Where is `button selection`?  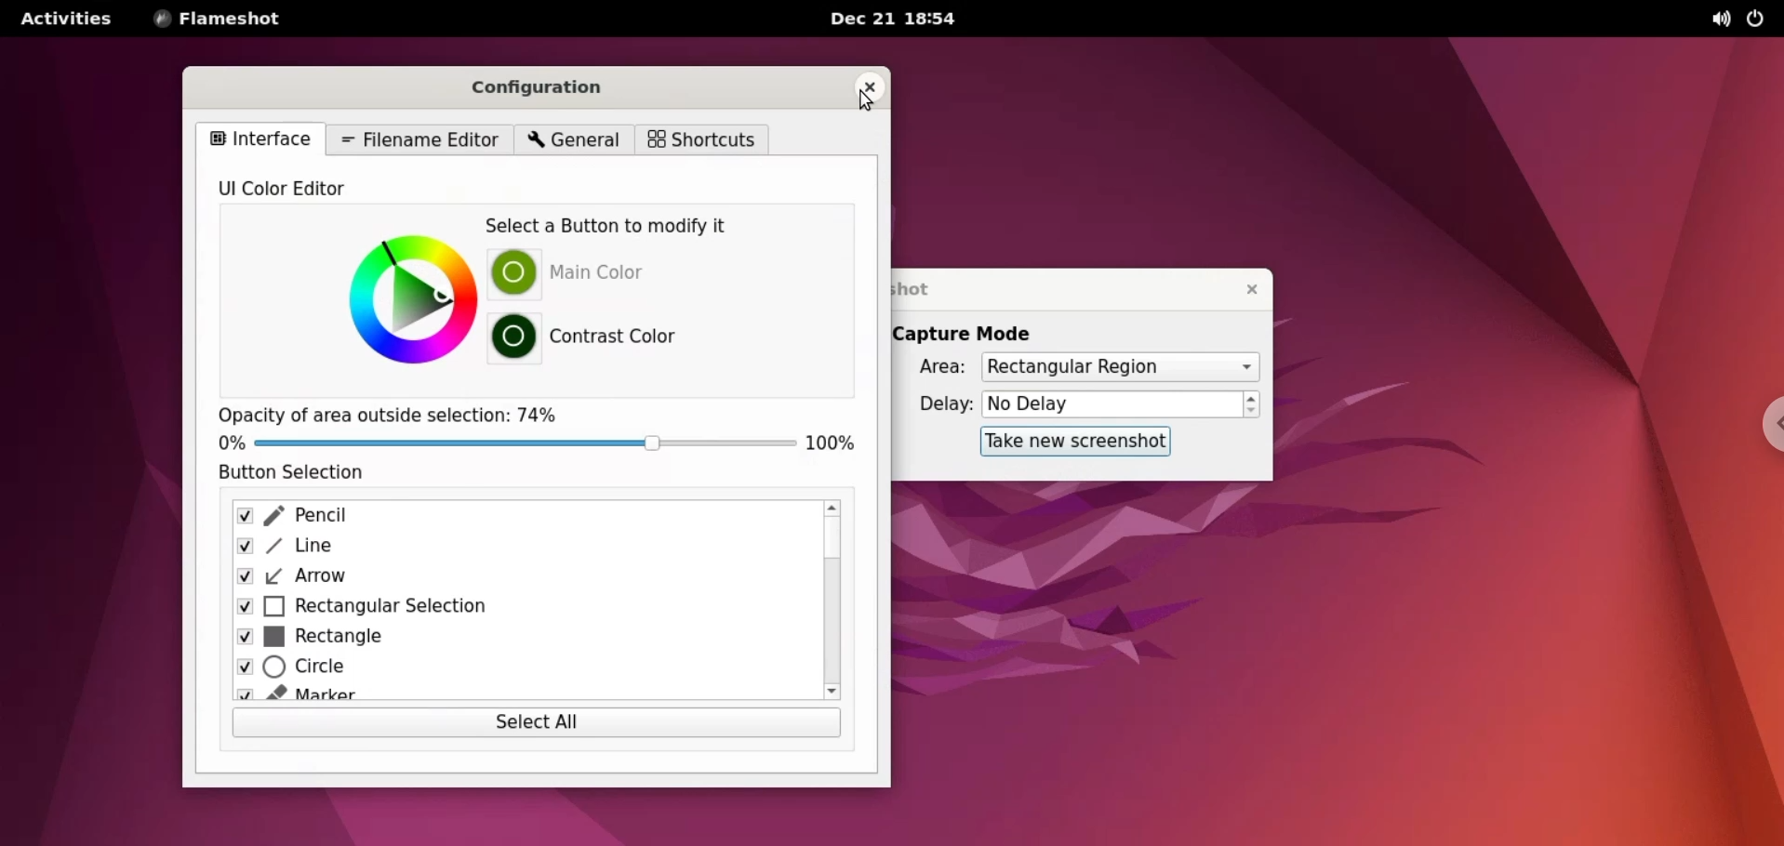
button selection is located at coordinates (300, 476).